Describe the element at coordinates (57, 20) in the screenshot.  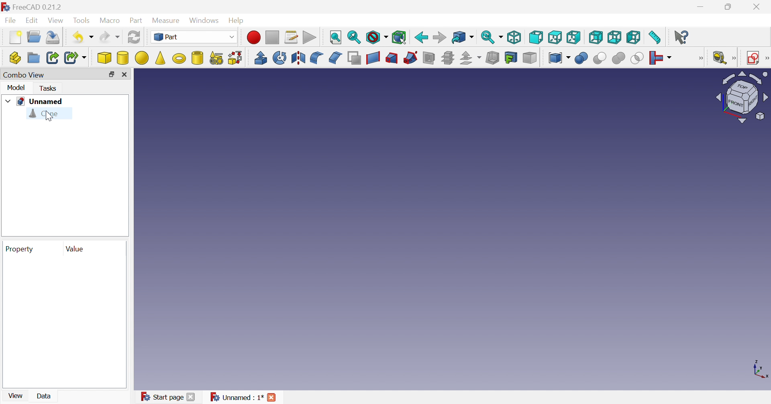
I see `View` at that location.